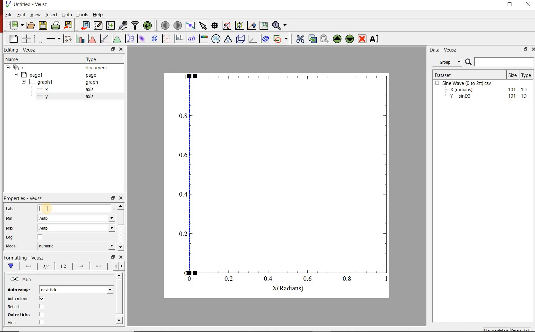 The height and width of the screenshot is (332, 535). What do you see at coordinates (8, 4) in the screenshot?
I see `Logo` at bounding box center [8, 4].